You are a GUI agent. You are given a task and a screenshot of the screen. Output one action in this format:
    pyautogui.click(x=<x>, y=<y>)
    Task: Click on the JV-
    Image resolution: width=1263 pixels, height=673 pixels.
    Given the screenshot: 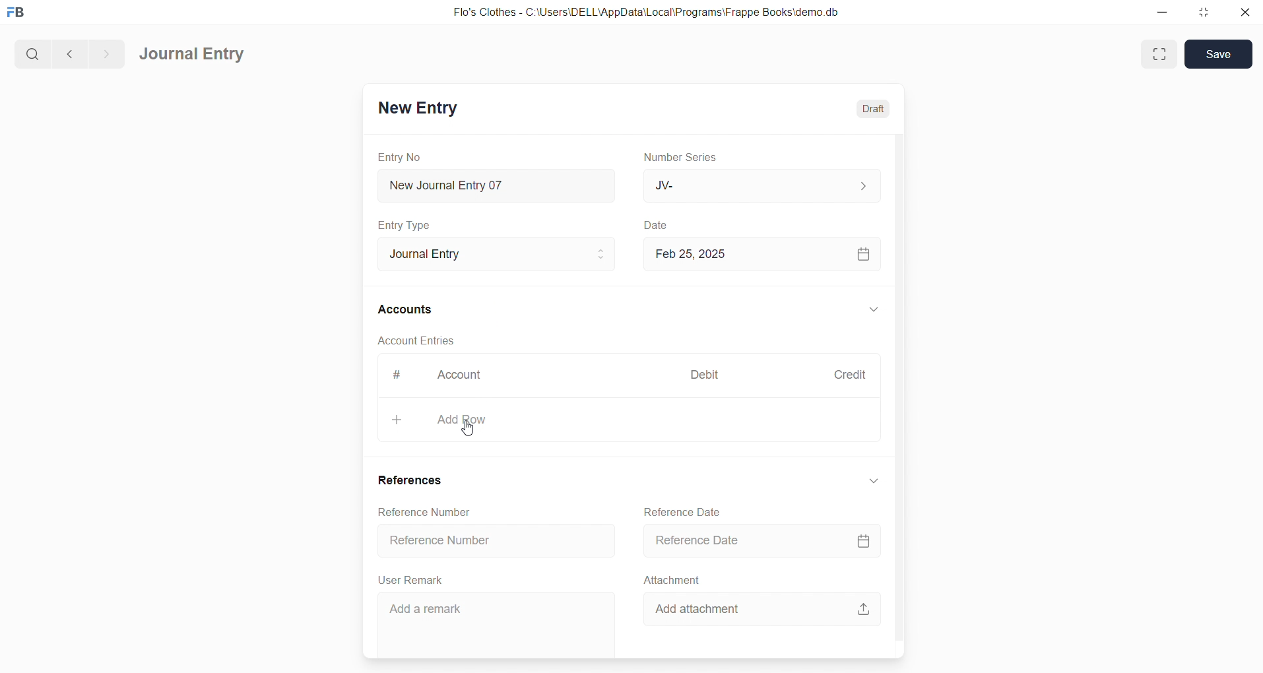 What is the action you would take?
    pyautogui.click(x=760, y=186)
    